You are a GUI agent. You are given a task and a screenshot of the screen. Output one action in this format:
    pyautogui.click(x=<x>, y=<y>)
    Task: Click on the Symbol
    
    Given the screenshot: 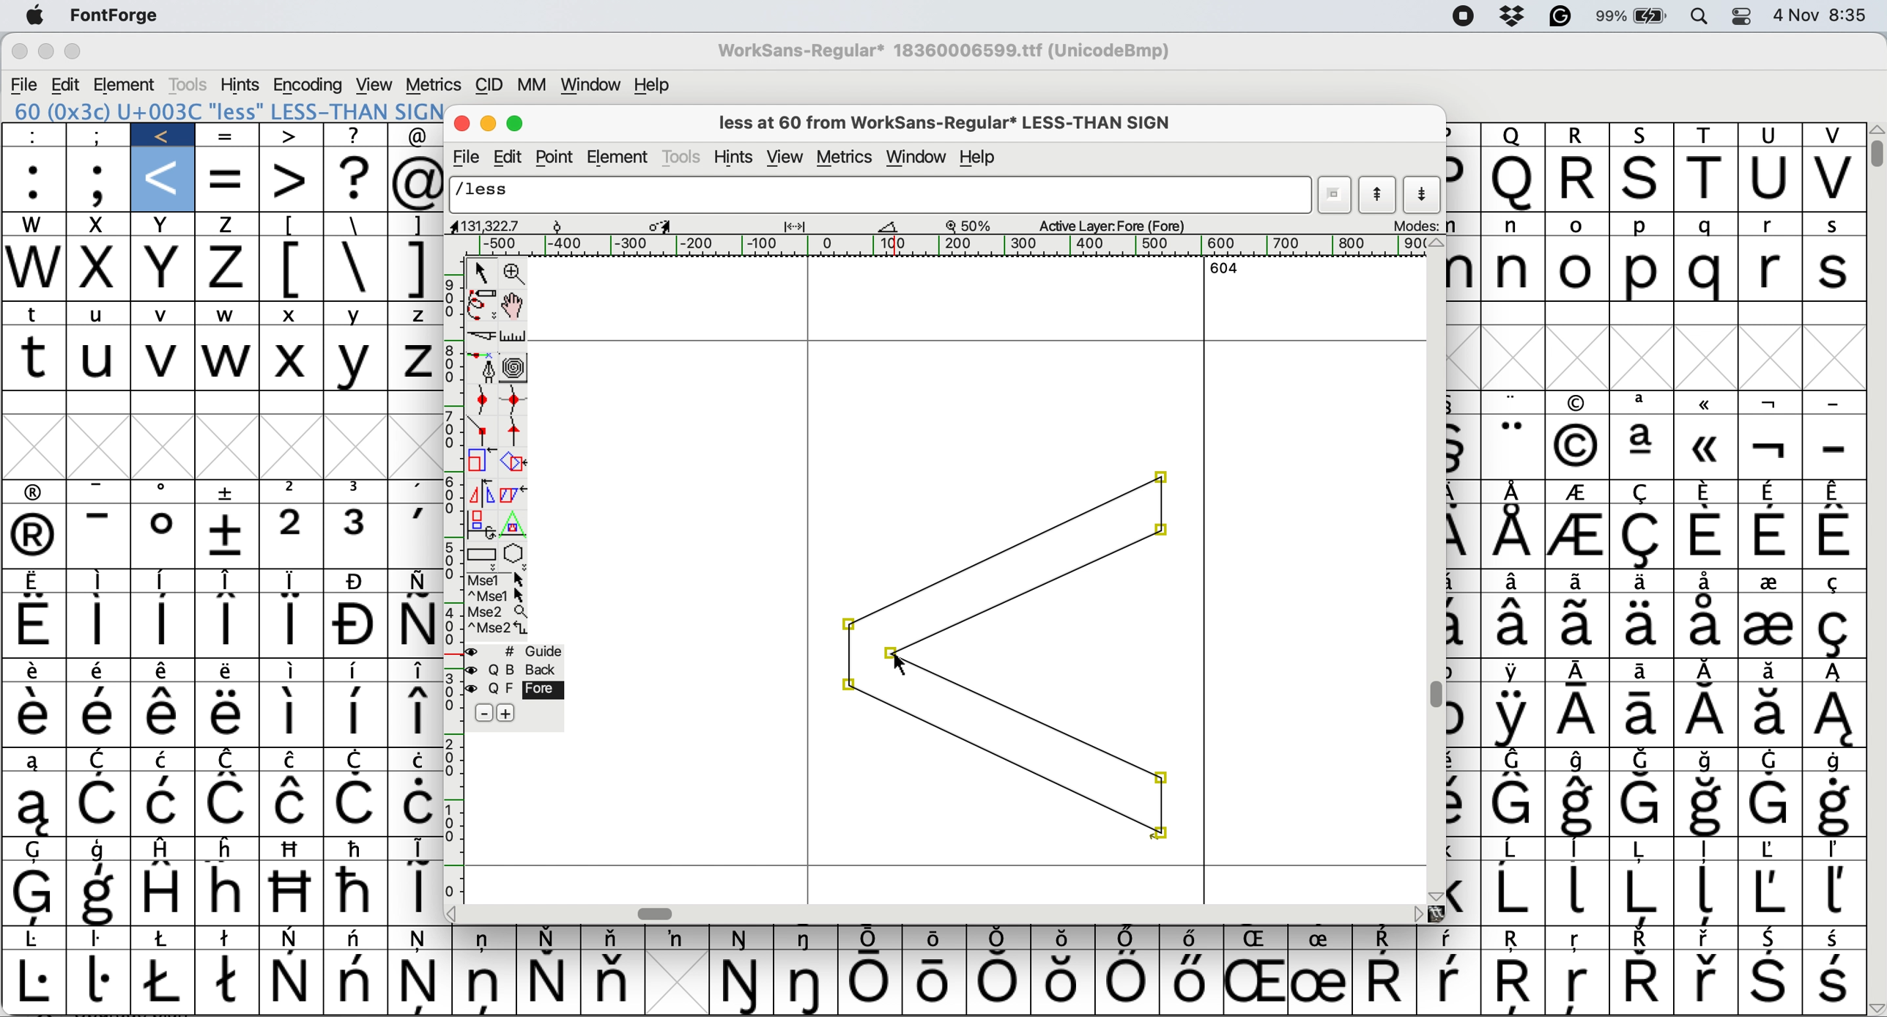 What is the action you would take?
    pyautogui.click(x=294, y=672)
    